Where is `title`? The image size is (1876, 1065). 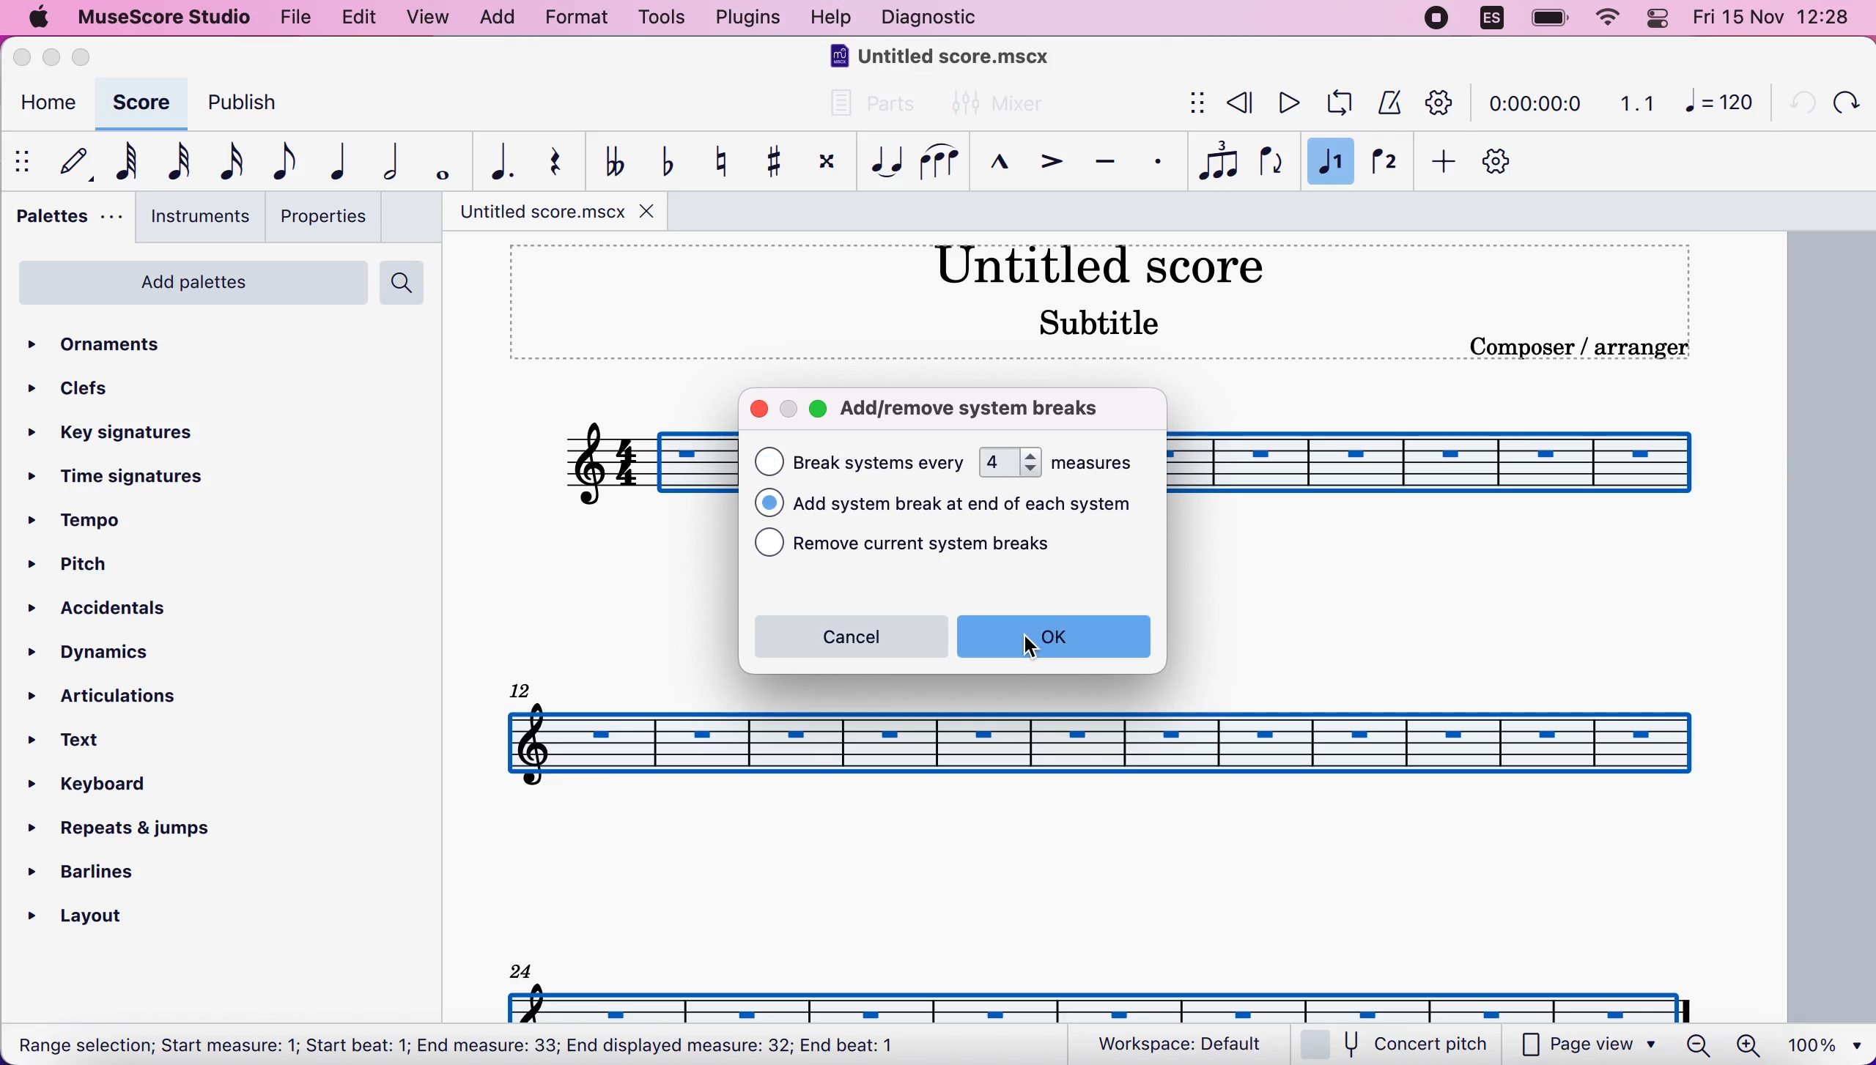
title is located at coordinates (946, 59).